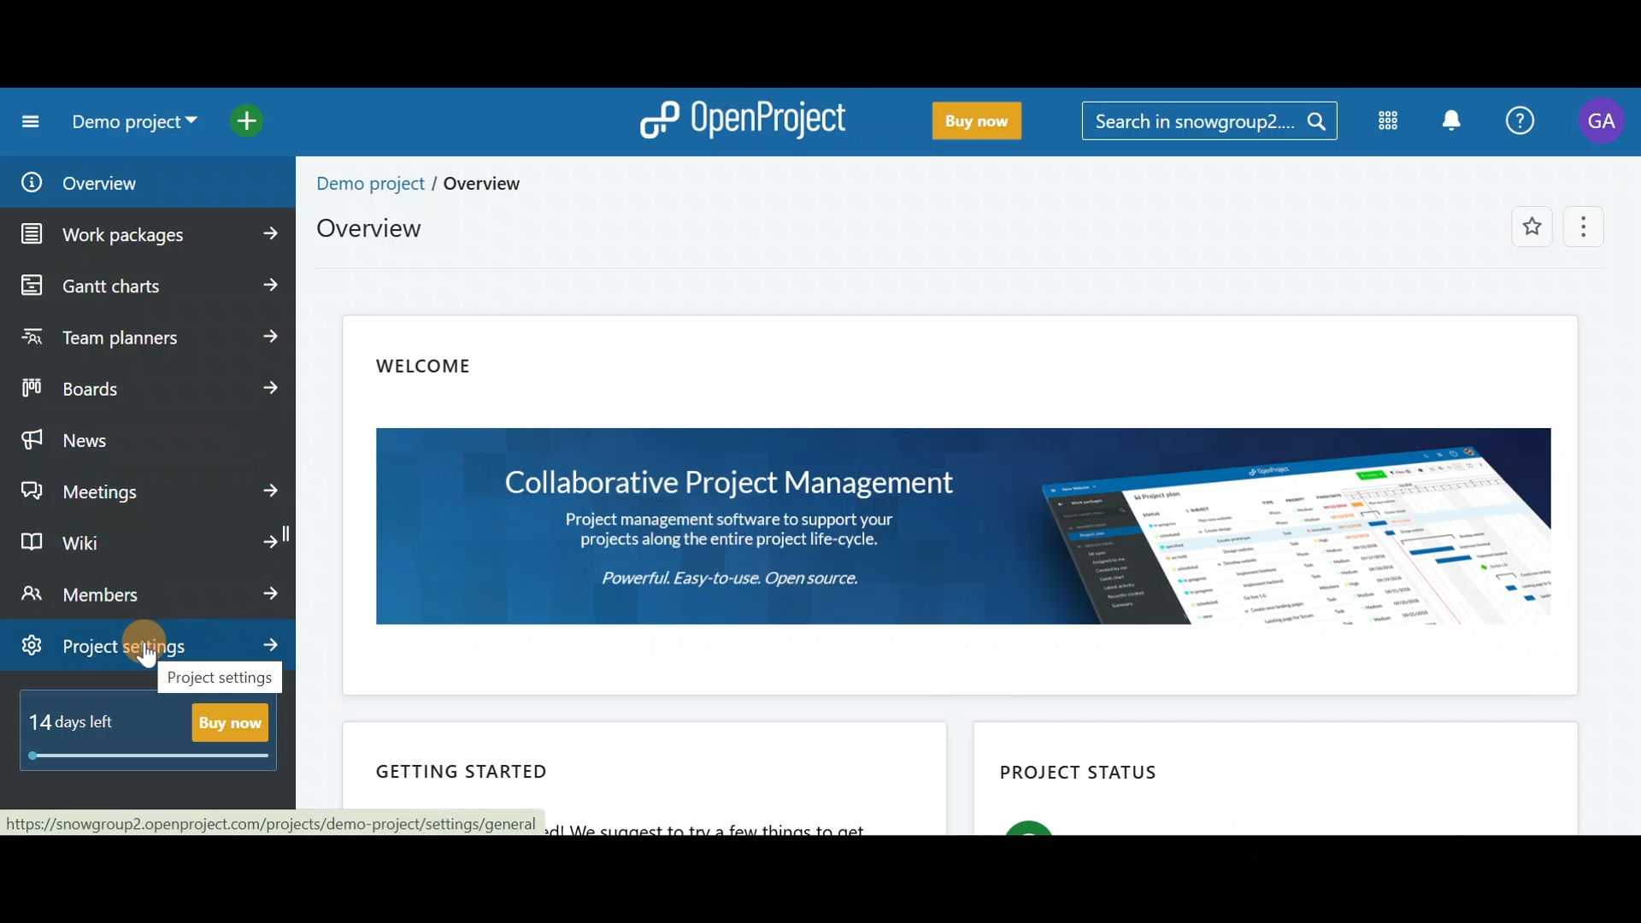 The height and width of the screenshot is (923, 1641). What do you see at coordinates (1581, 227) in the screenshot?
I see `More options` at bounding box center [1581, 227].